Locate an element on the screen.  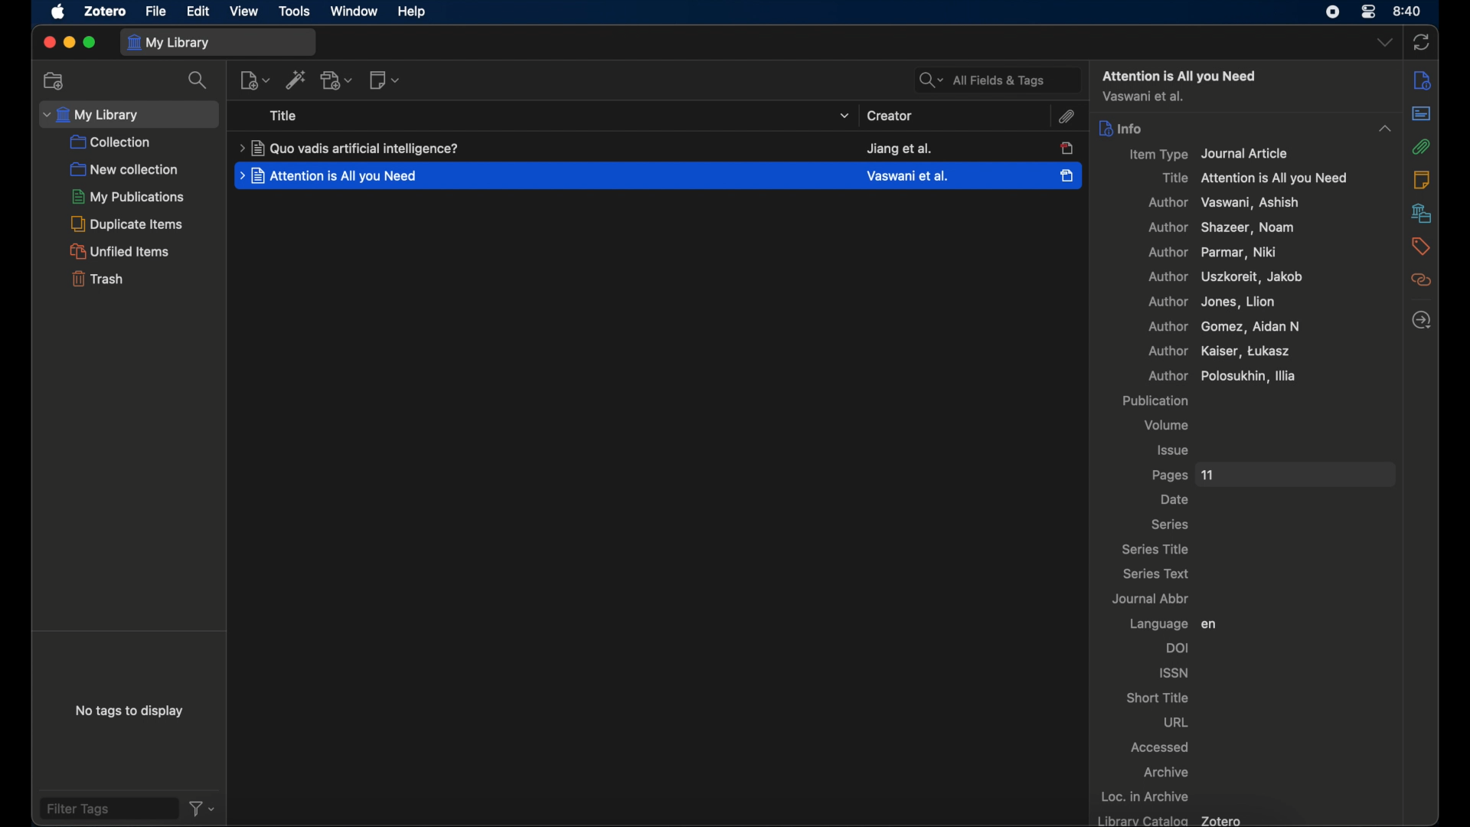
item type journal article is located at coordinates (1217, 155).